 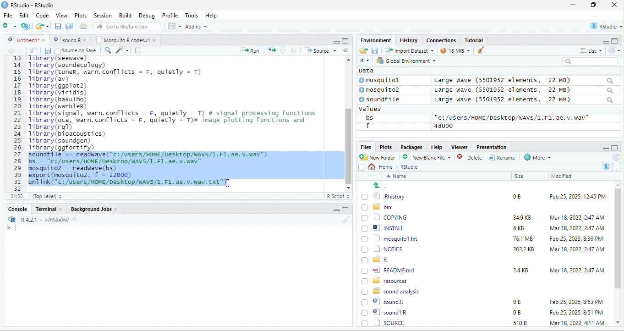 I want to click on Ld bin, so click(x=378, y=206).